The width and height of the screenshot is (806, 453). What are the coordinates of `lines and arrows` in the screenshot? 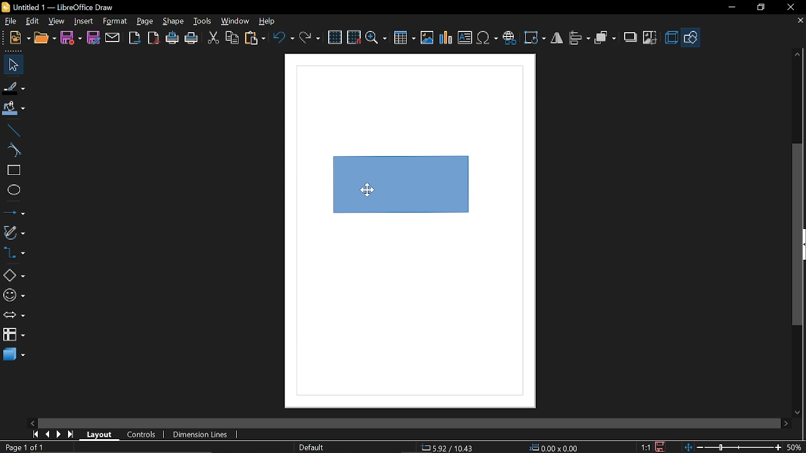 It's located at (14, 213).